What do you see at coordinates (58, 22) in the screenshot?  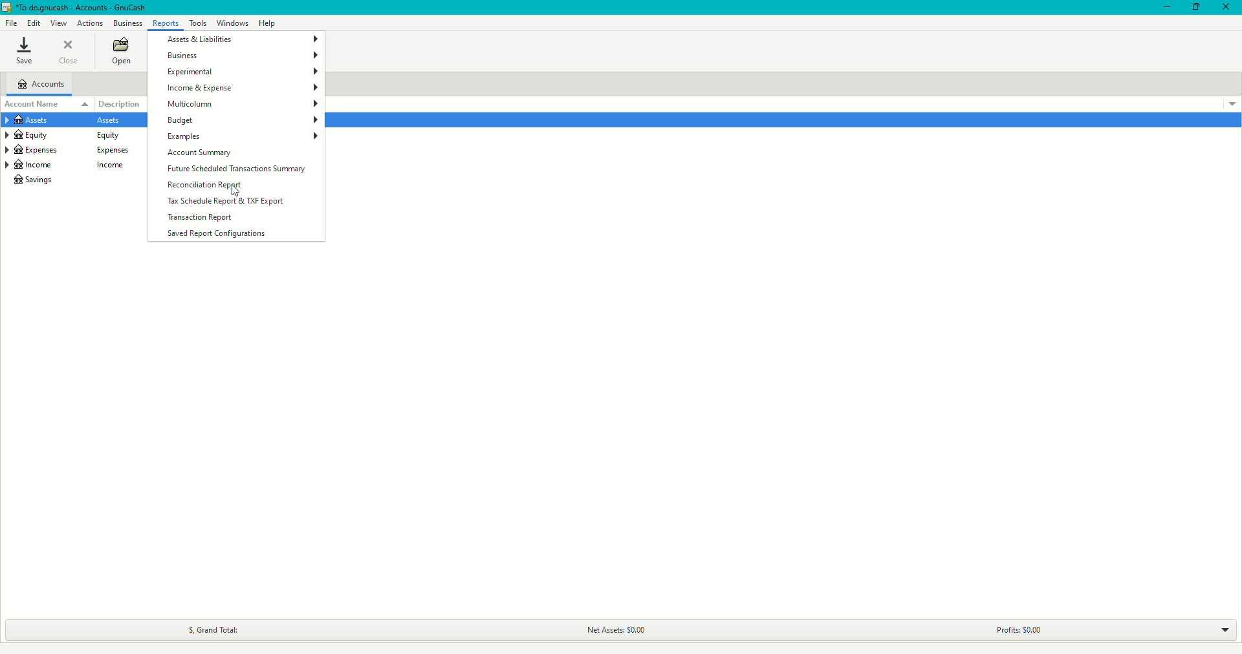 I see `View` at bounding box center [58, 22].